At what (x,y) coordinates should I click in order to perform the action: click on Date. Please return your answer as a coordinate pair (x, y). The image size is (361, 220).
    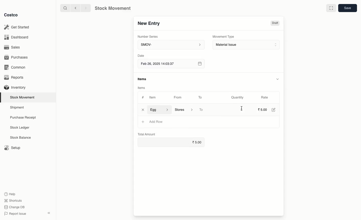
    Looking at the image, I should click on (141, 56).